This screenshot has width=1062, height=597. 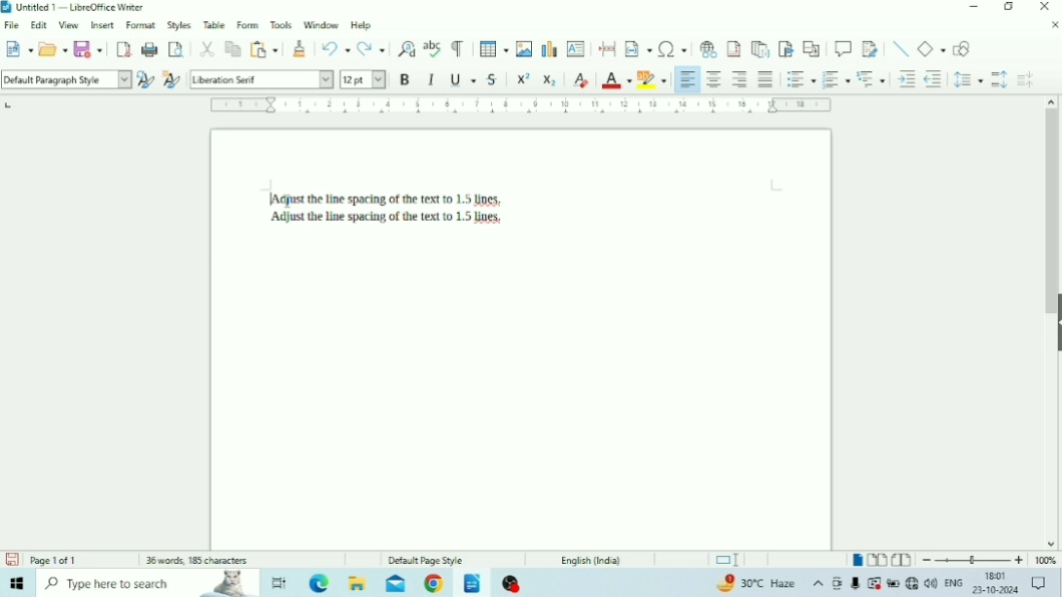 What do you see at coordinates (1047, 560) in the screenshot?
I see `Zoom Factor` at bounding box center [1047, 560].